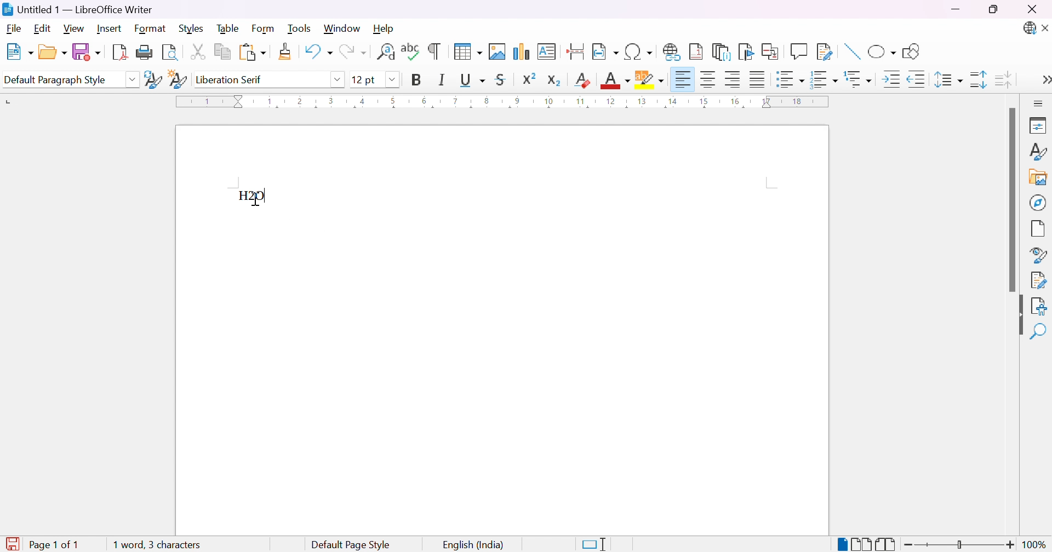  What do you see at coordinates (577, 51) in the screenshot?
I see `Insert page break` at bounding box center [577, 51].